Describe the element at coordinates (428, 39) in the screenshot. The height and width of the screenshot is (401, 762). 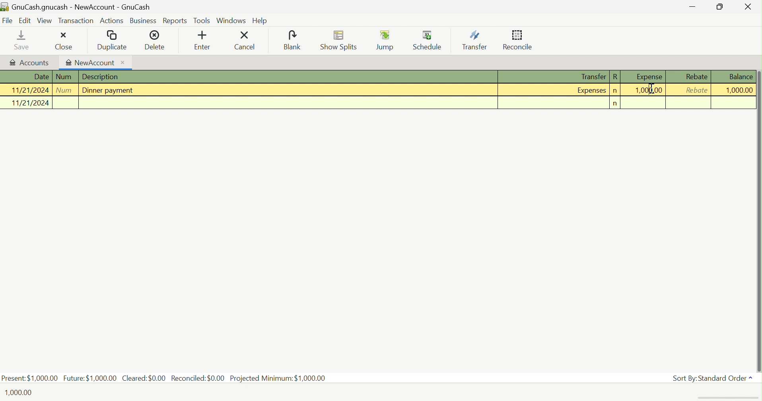
I see `Schedule` at that location.